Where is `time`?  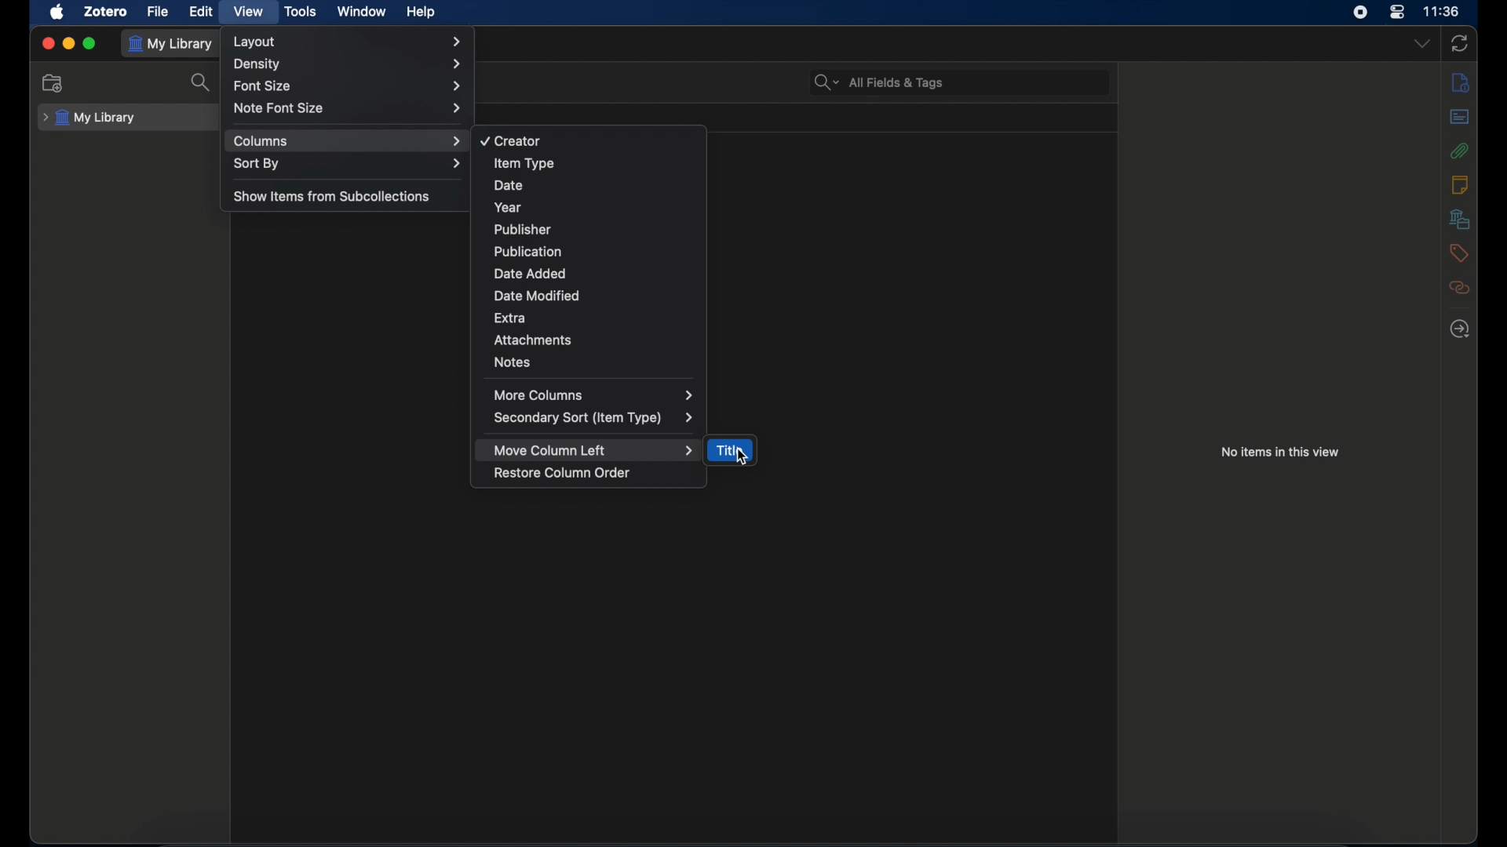
time is located at coordinates (1443, 12).